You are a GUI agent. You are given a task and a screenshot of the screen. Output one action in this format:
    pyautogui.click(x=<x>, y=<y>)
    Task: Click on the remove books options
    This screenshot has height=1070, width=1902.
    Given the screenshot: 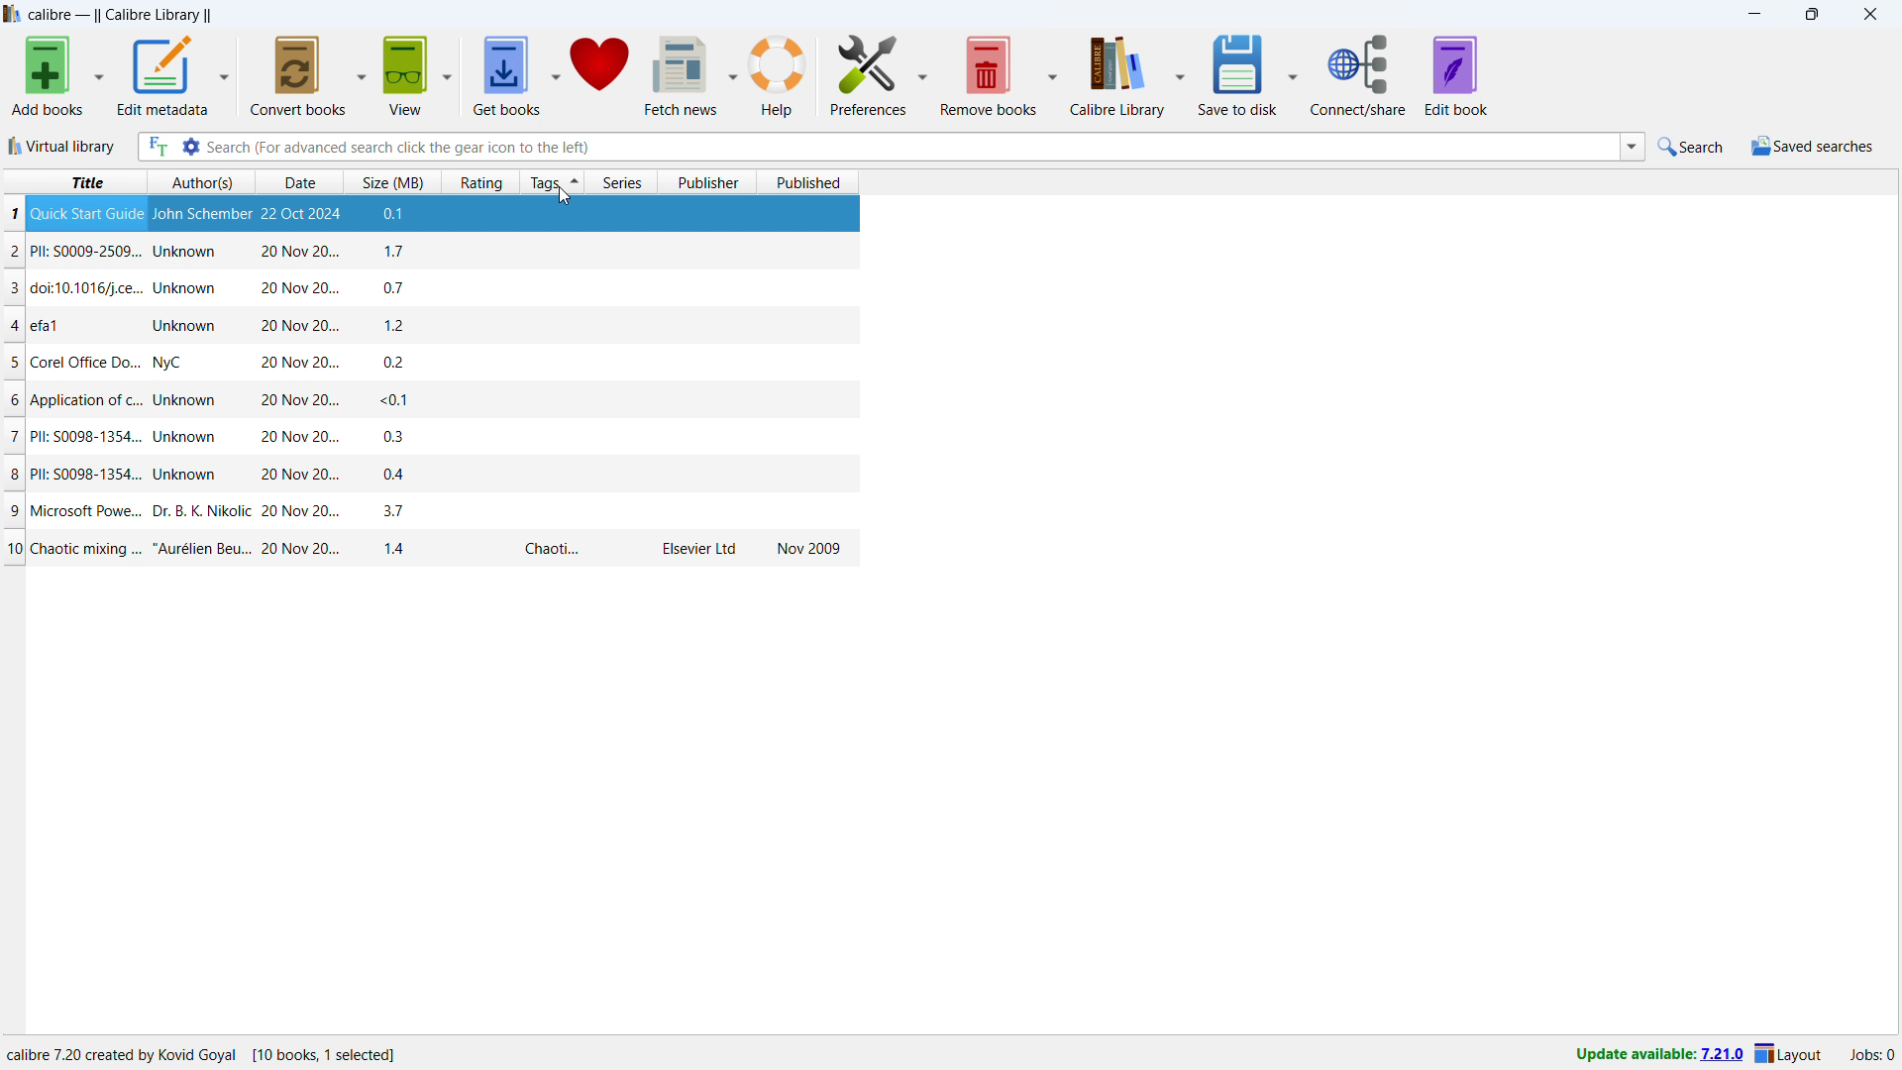 What is the action you would take?
    pyautogui.click(x=1054, y=74)
    